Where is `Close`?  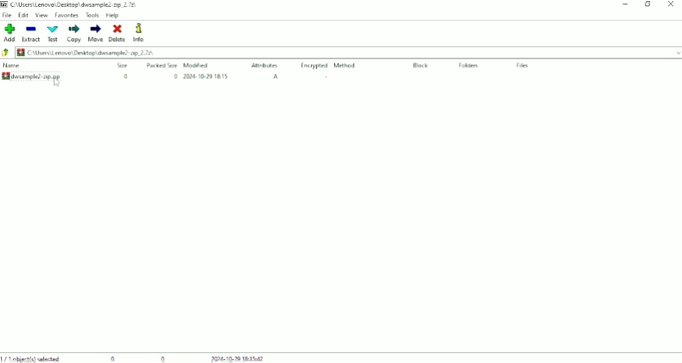
Close is located at coordinates (671, 4).